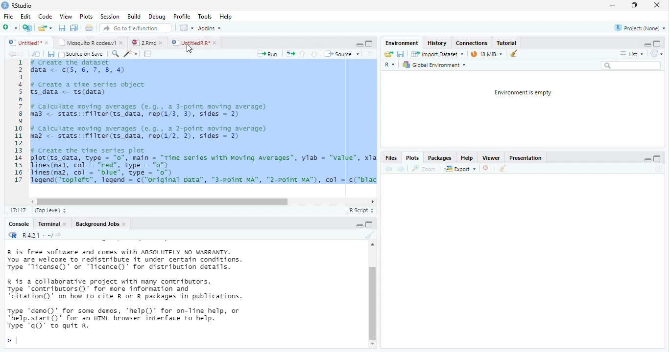 Image resolution: width=669 pixels, height=352 pixels. I want to click on down, so click(314, 54).